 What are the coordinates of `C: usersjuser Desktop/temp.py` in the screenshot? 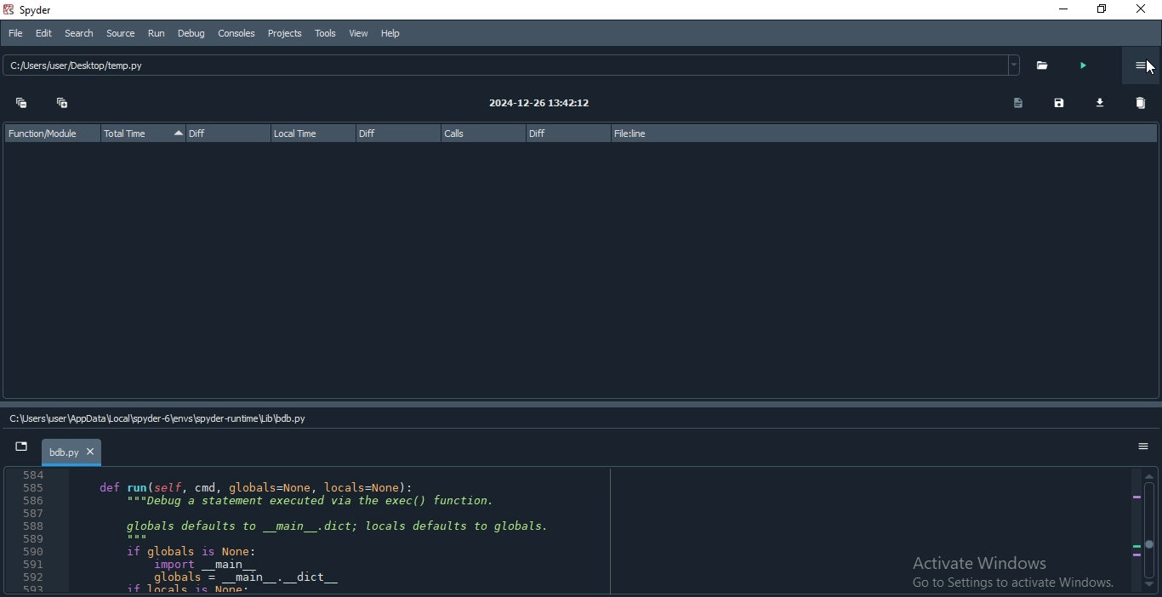 It's located at (510, 65).